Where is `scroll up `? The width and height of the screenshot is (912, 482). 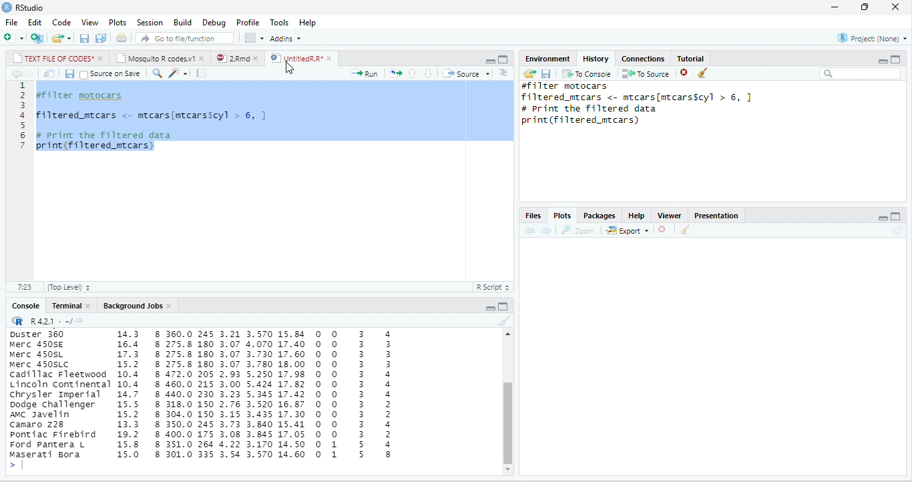
scroll up  is located at coordinates (508, 334).